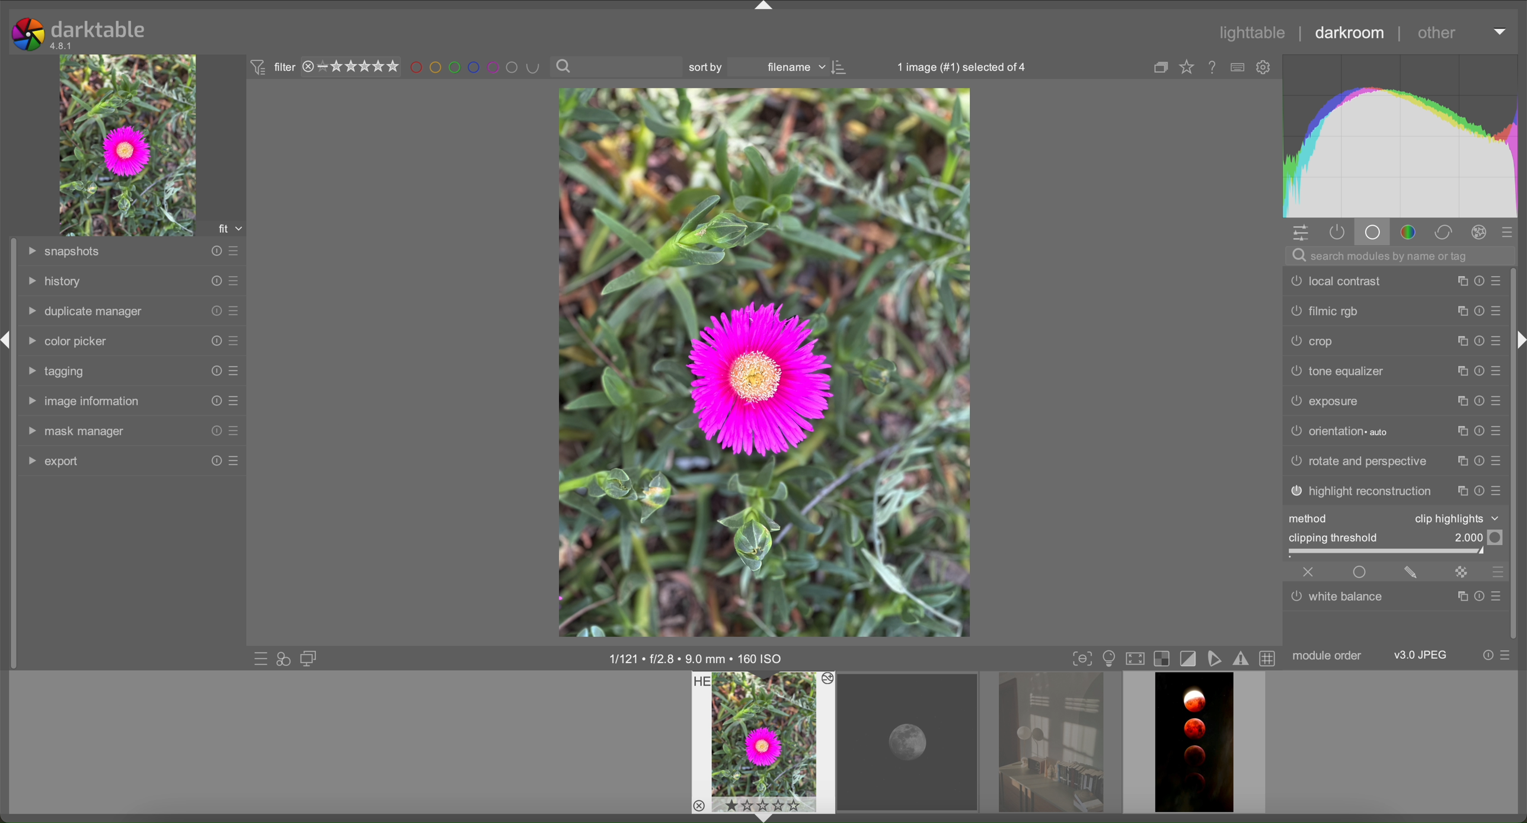  Describe the element at coordinates (1443, 232) in the screenshot. I see `correct` at that location.